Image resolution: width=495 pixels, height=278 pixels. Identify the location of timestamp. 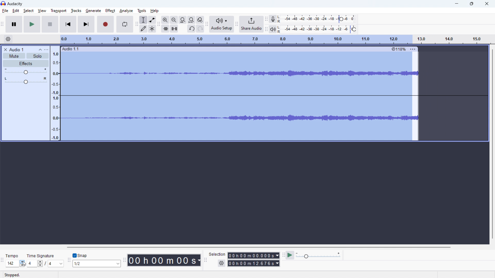
(165, 260).